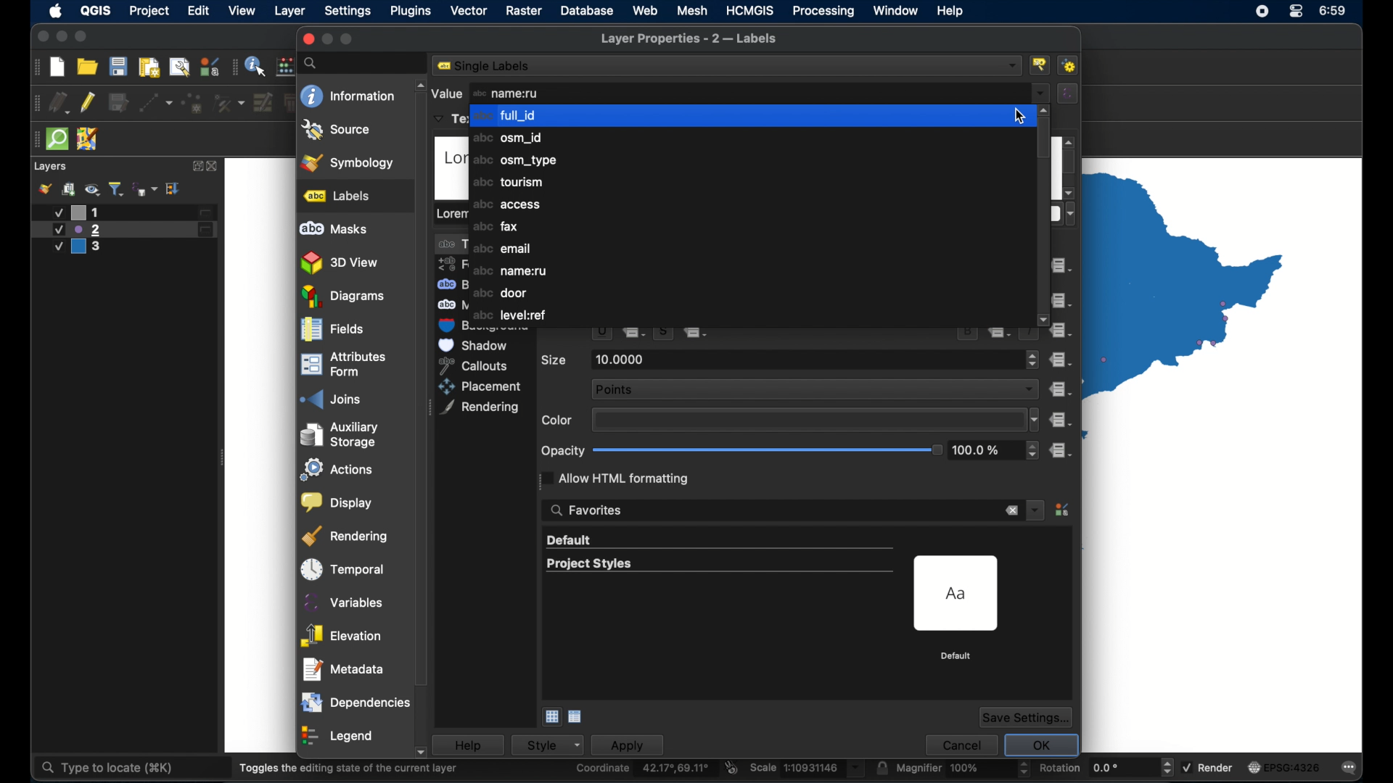  What do you see at coordinates (554, 360) in the screenshot?
I see `size` at bounding box center [554, 360].